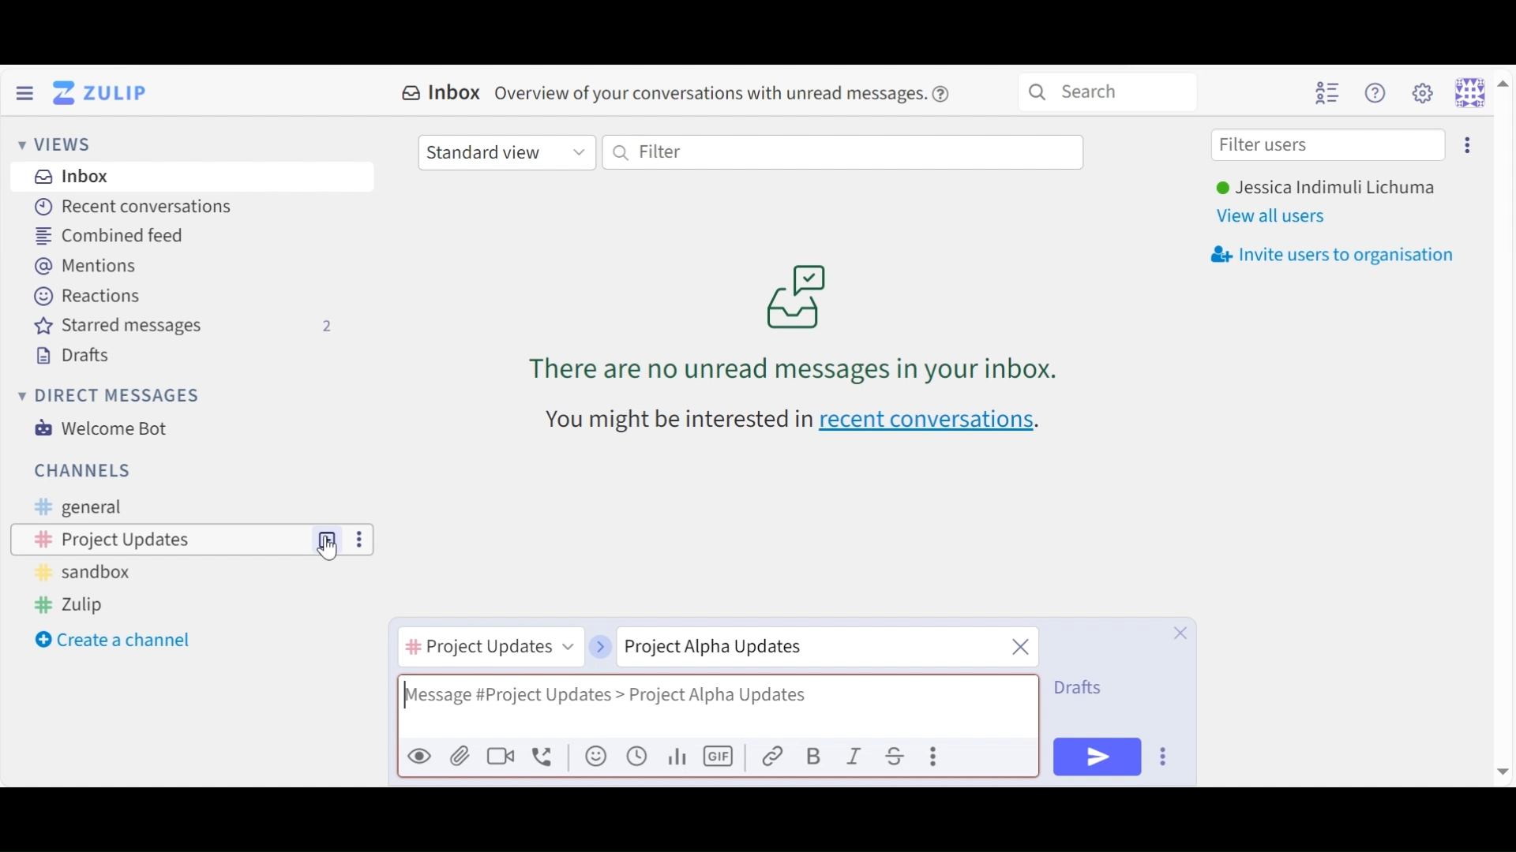 Image resolution: width=1516 pixels, height=852 pixels. I want to click on Reactions, so click(87, 294).